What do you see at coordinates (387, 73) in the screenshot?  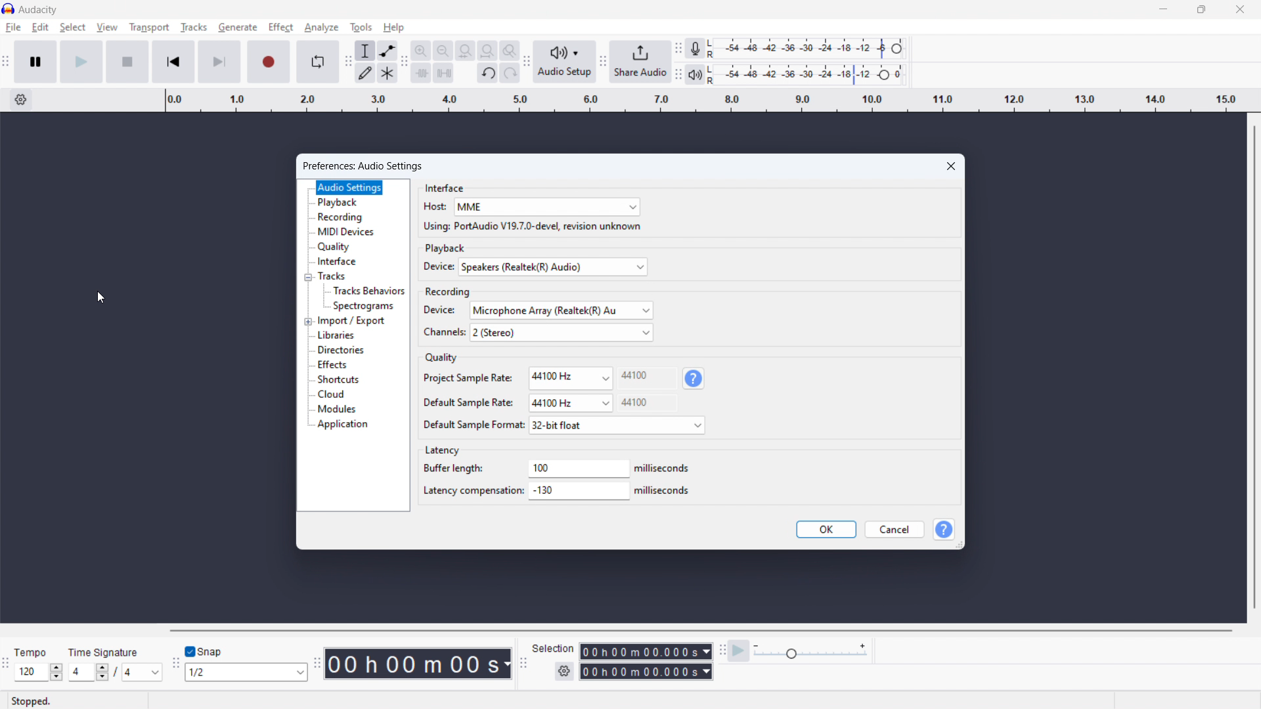 I see `multi tool` at bounding box center [387, 73].